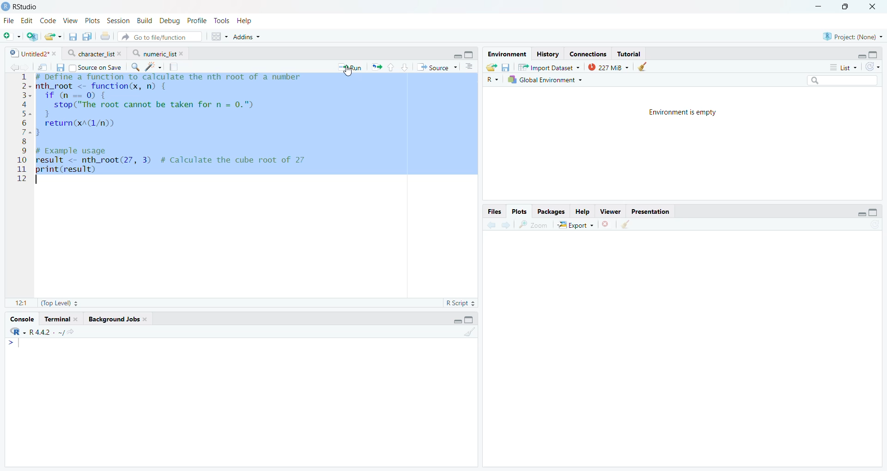  Describe the element at coordinates (42, 332) in the screenshot. I see `R -R 4.4.2. ~/` at that location.